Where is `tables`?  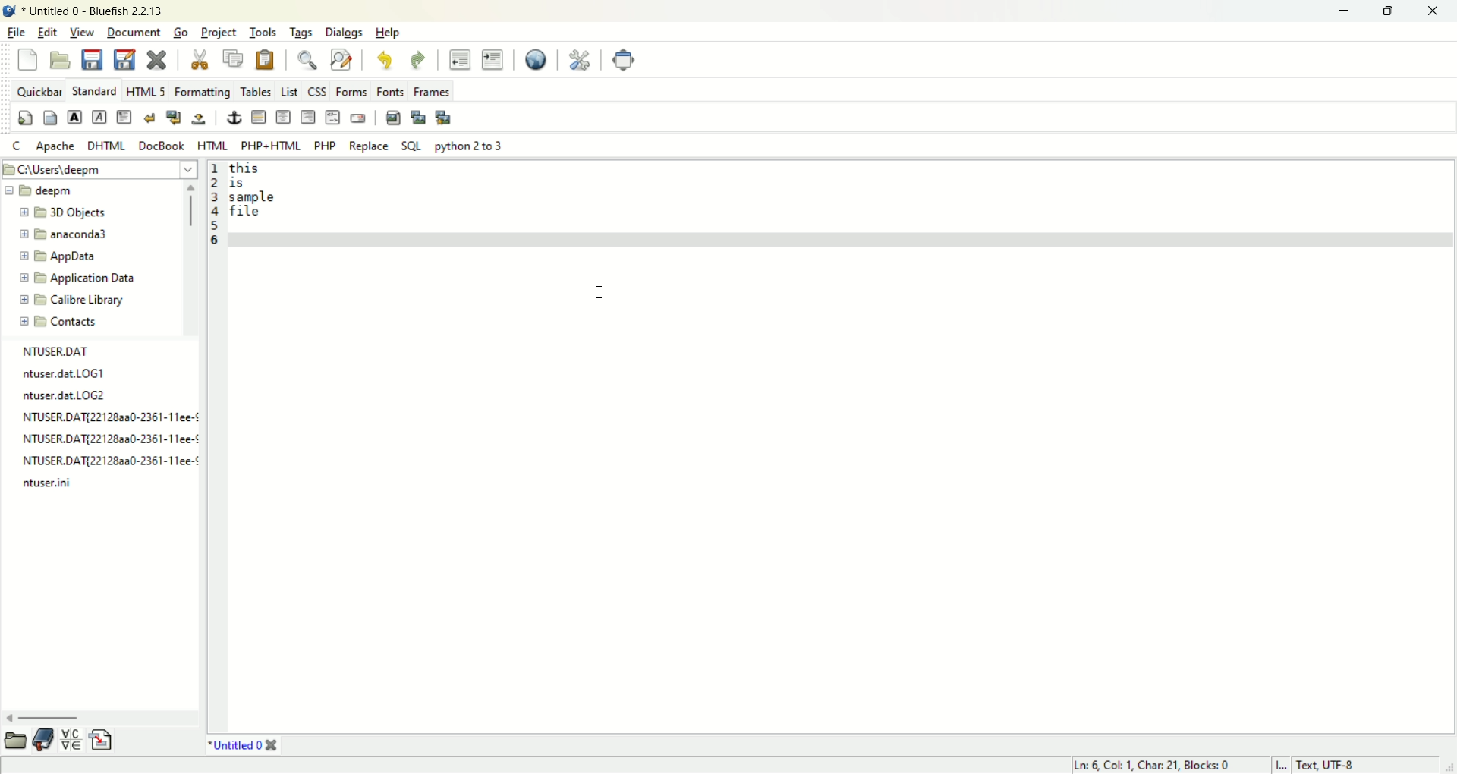 tables is located at coordinates (255, 91).